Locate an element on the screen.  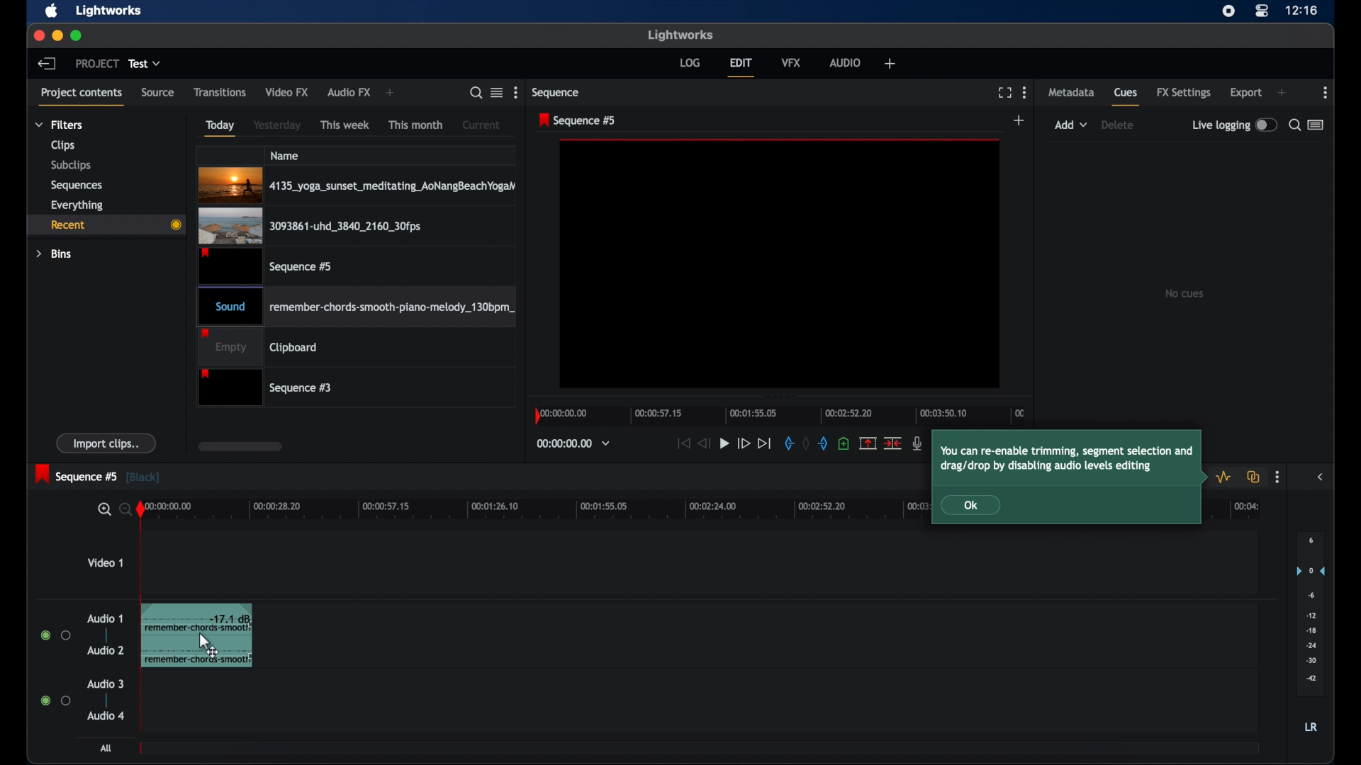
delete is located at coordinates (1118, 125).